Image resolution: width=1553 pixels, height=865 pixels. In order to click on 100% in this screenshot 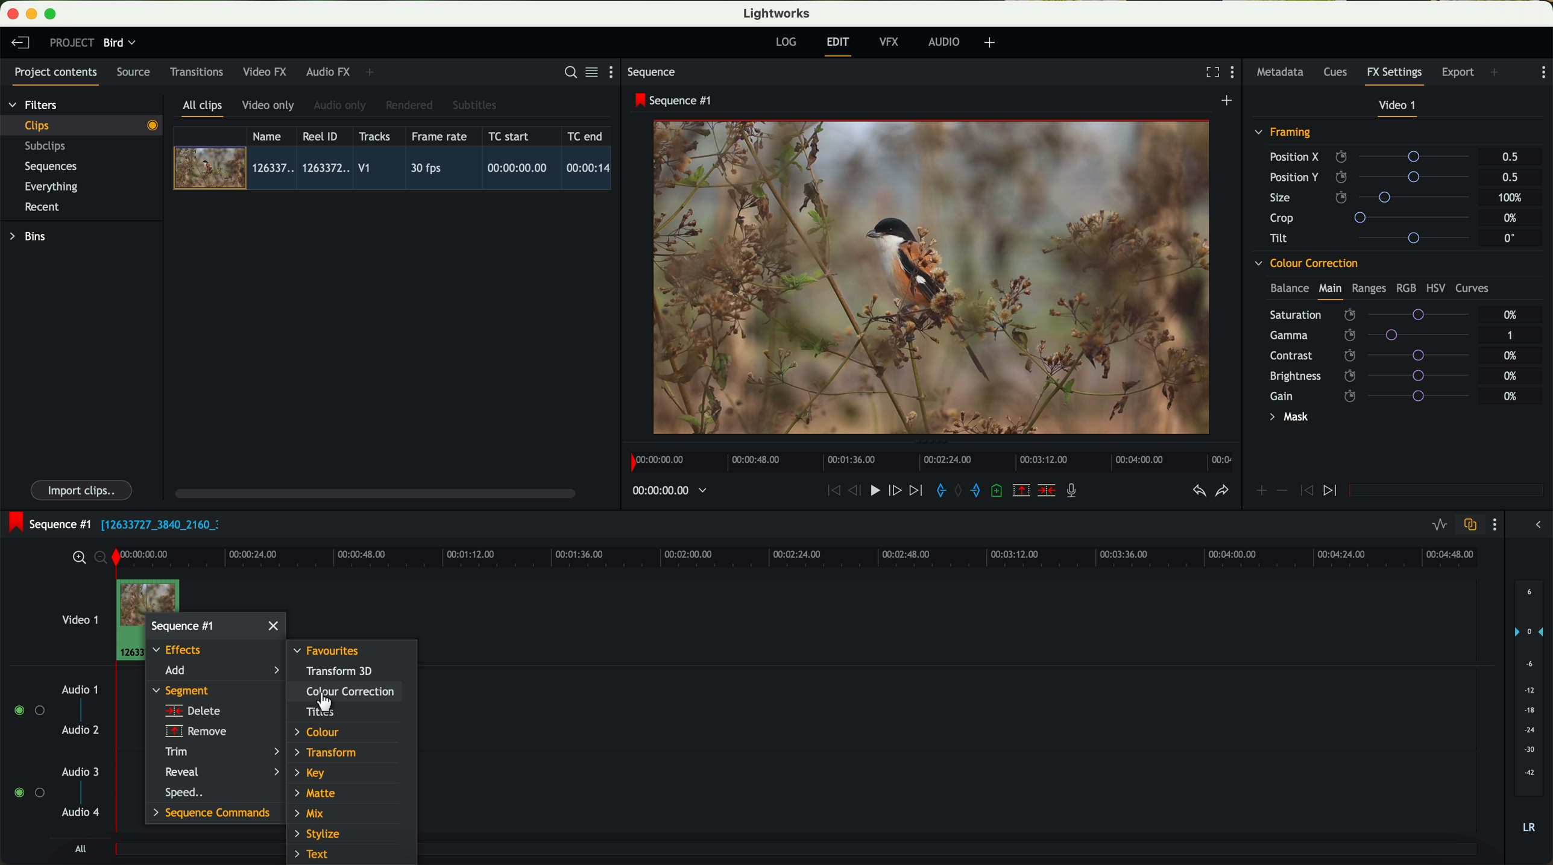, I will do `click(1513, 198)`.